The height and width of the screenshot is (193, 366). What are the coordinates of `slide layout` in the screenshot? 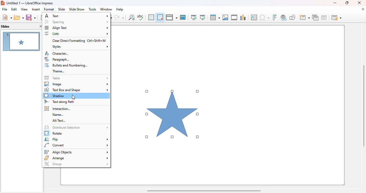 It's located at (337, 17).